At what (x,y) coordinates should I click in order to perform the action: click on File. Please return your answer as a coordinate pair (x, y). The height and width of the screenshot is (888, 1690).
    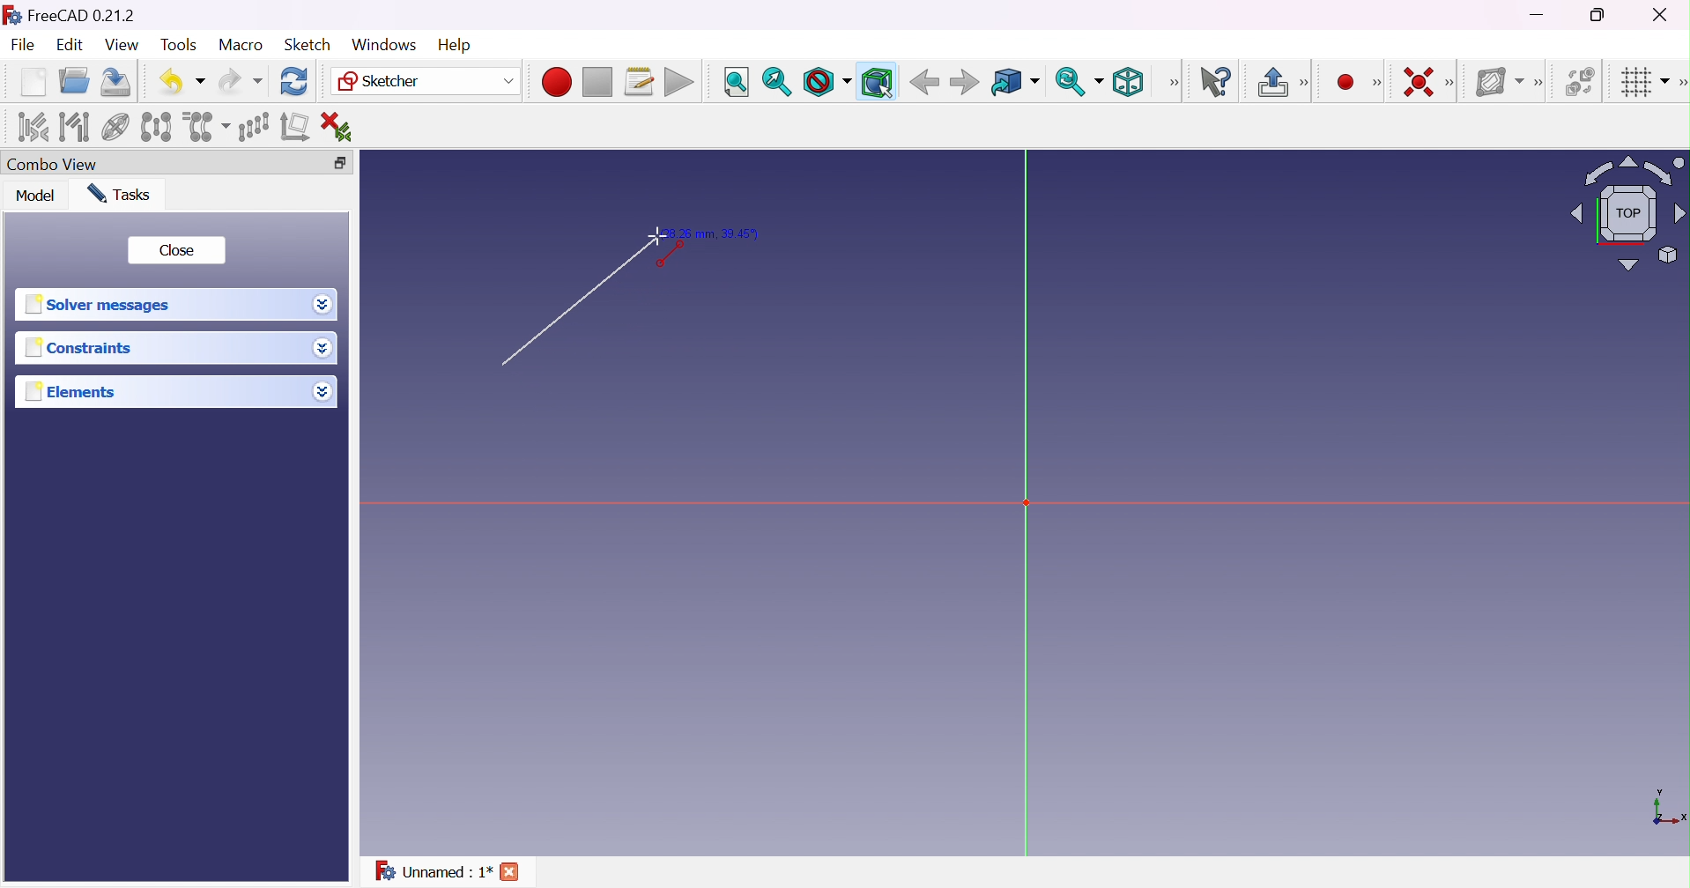
    Looking at the image, I should click on (24, 46).